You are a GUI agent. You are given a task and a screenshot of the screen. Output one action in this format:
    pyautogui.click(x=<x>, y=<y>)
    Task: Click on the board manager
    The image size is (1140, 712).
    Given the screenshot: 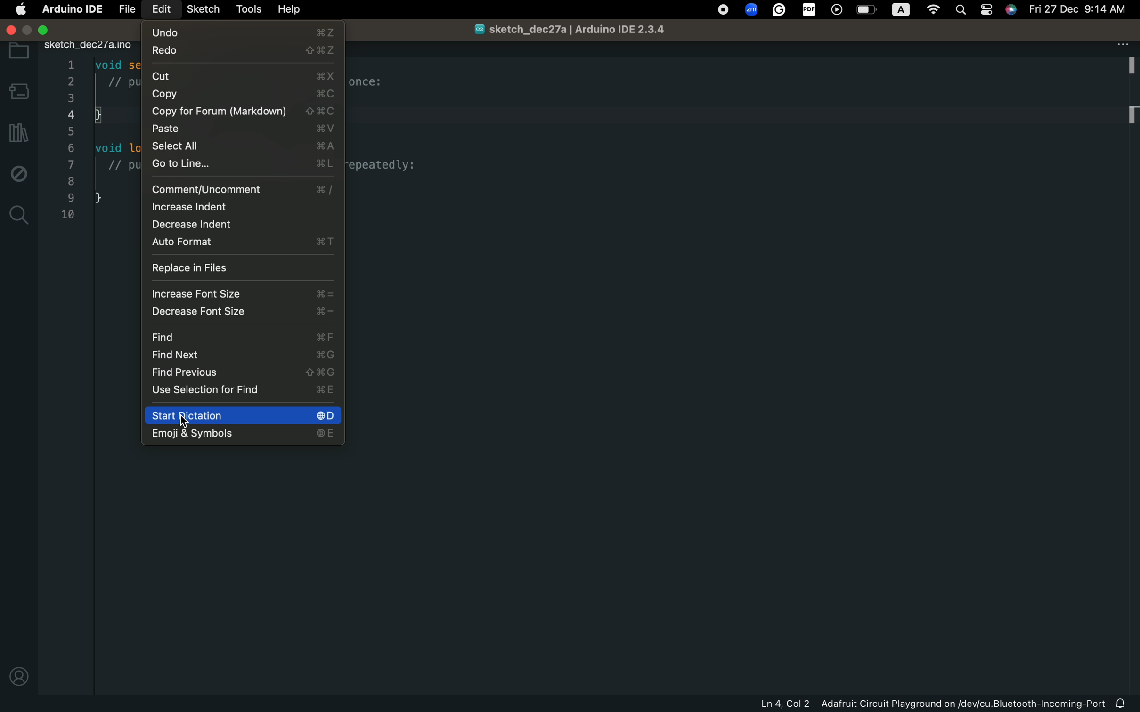 What is the action you would take?
    pyautogui.click(x=18, y=91)
    